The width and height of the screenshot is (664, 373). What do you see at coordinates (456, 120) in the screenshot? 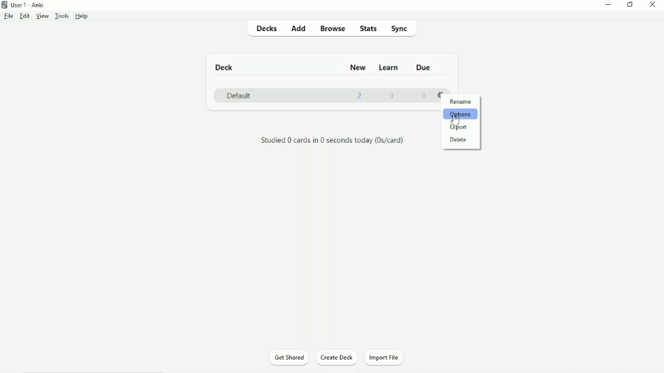
I see `Cursor` at bounding box center [456, 120].